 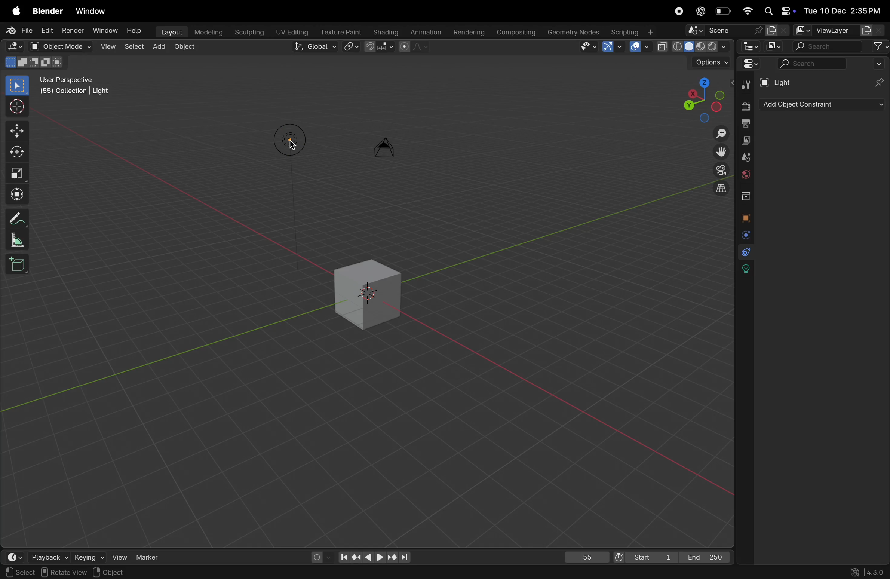 What do you see at coordinates (17, 241) in the screenshot?
I see `scale` at bounding box center [17, 241].